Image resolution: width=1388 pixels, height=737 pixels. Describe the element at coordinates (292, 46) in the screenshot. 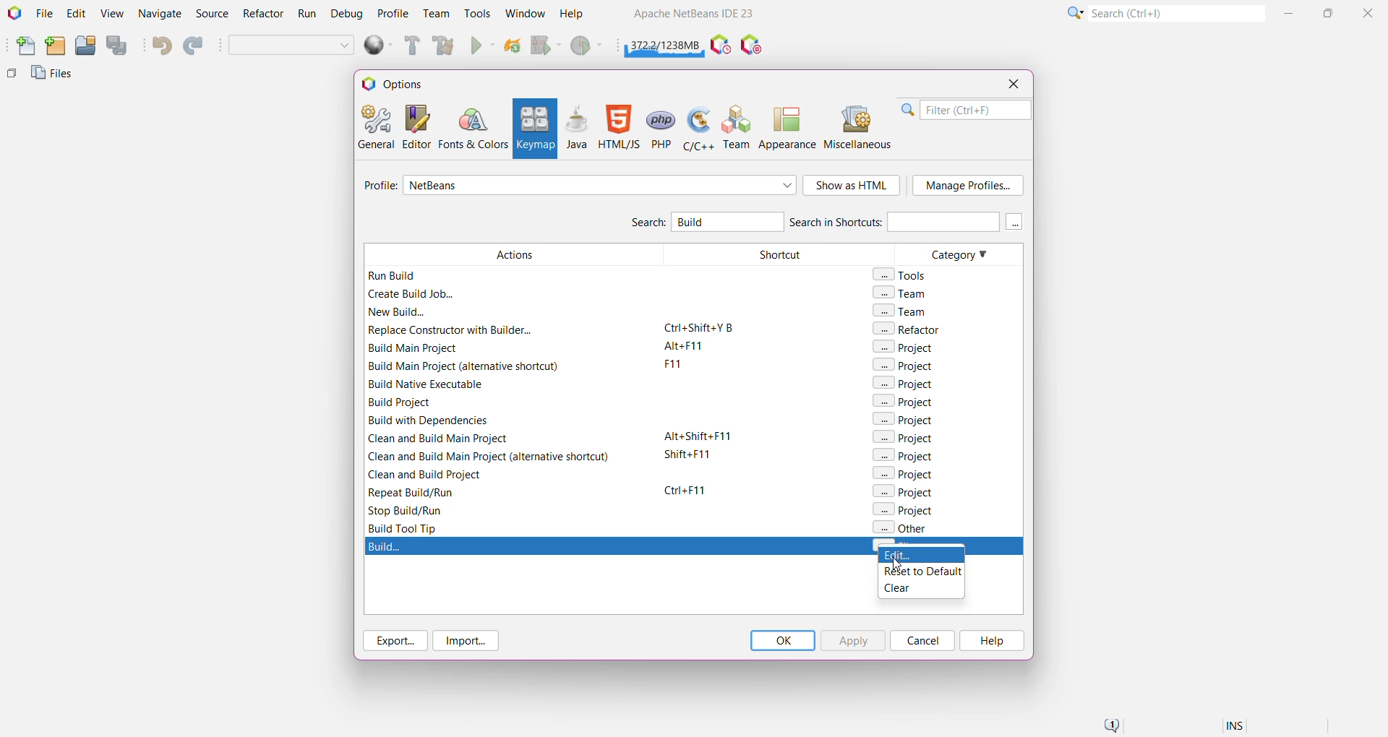

I see `Set Project Configuration` at that location.